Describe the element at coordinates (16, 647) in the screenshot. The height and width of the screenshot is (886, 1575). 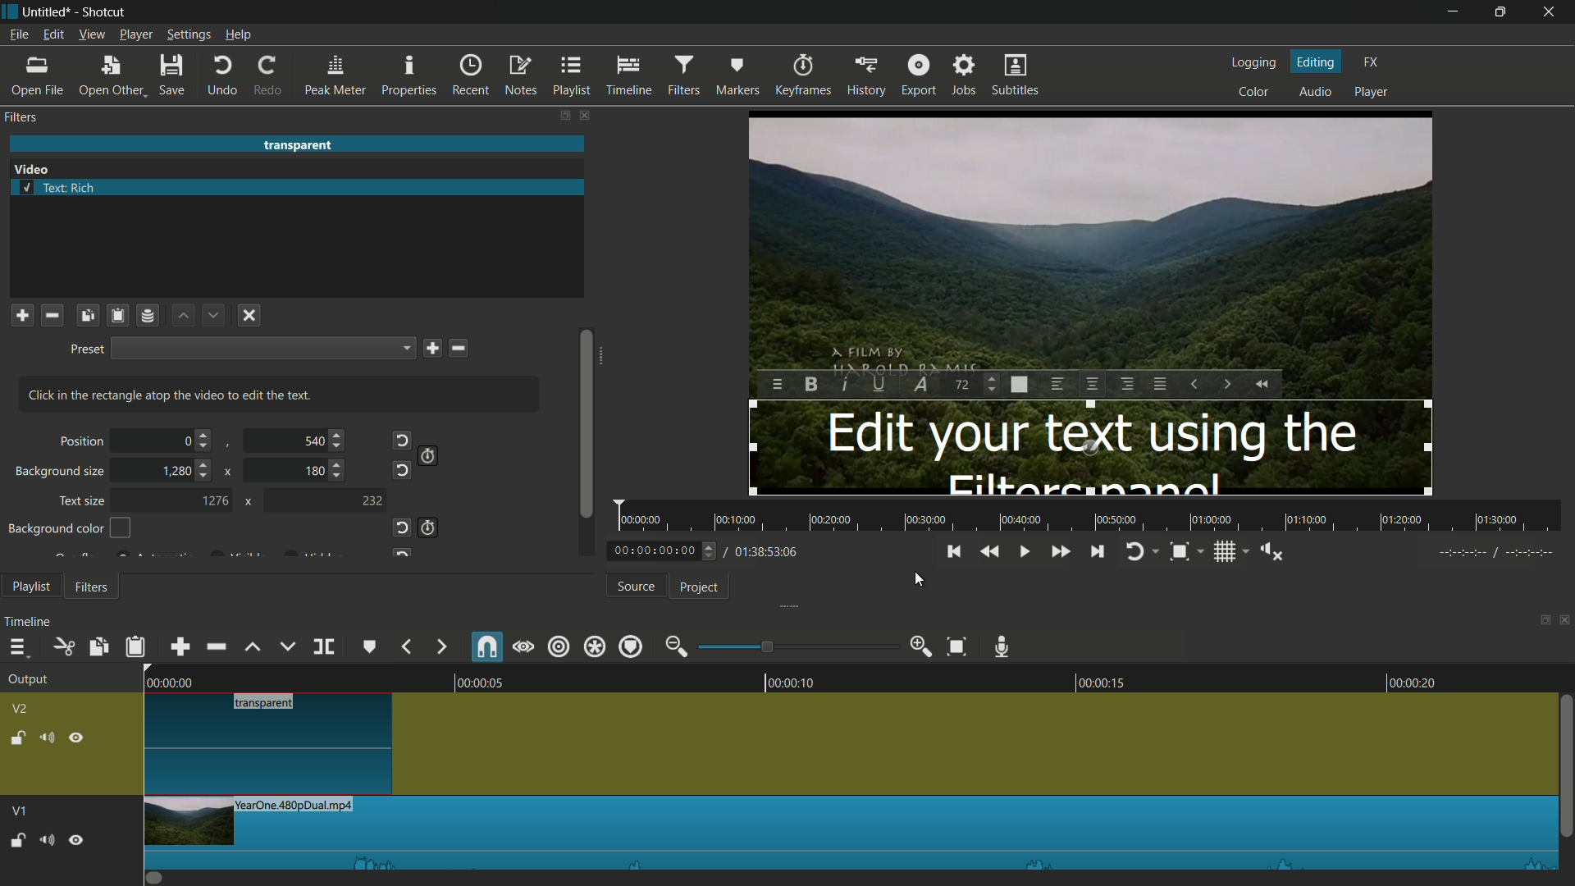
I see `timeline menu` at that location.